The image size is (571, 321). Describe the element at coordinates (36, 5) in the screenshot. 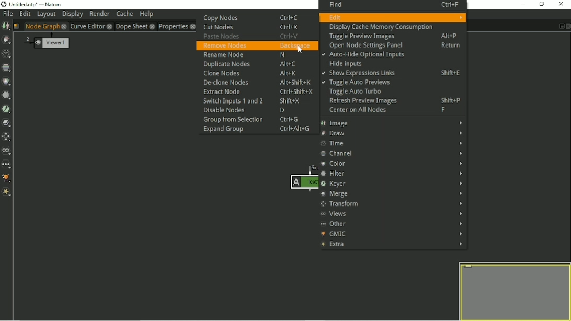

I see `title` at that location.